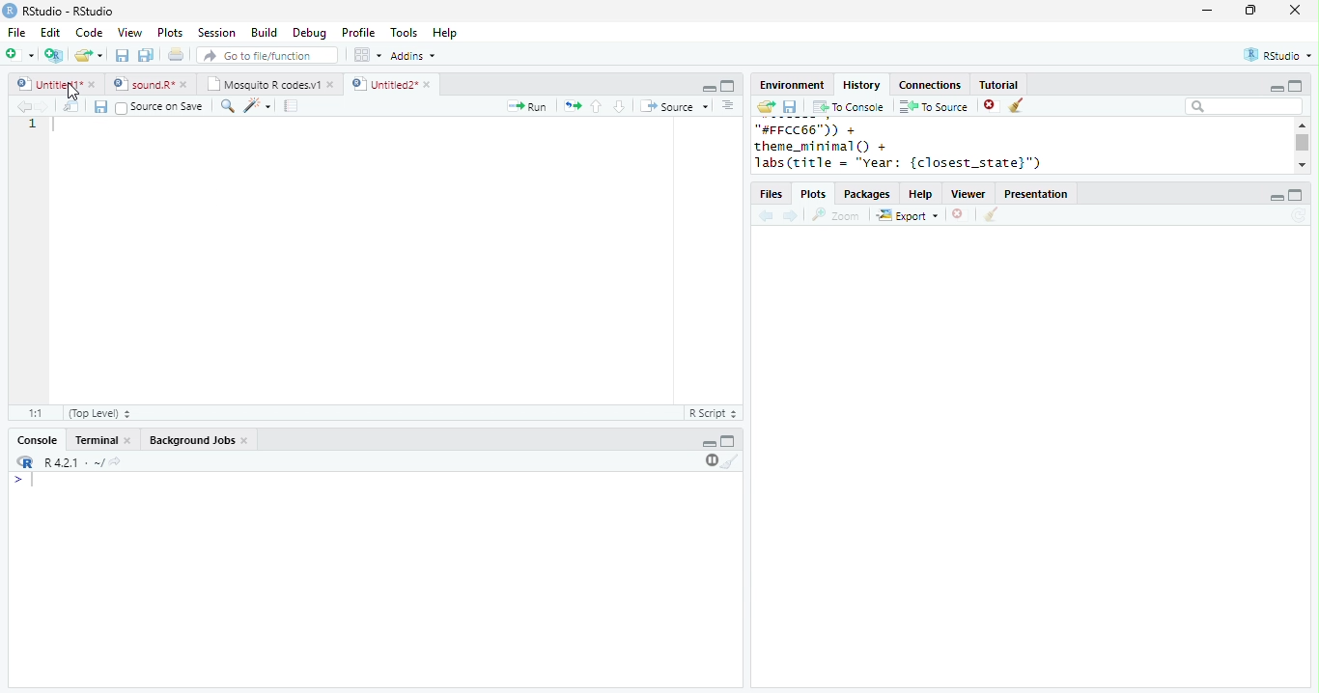  Describe the element at coordinates (992, 106) in the screenshot. I see `close file` at that location.